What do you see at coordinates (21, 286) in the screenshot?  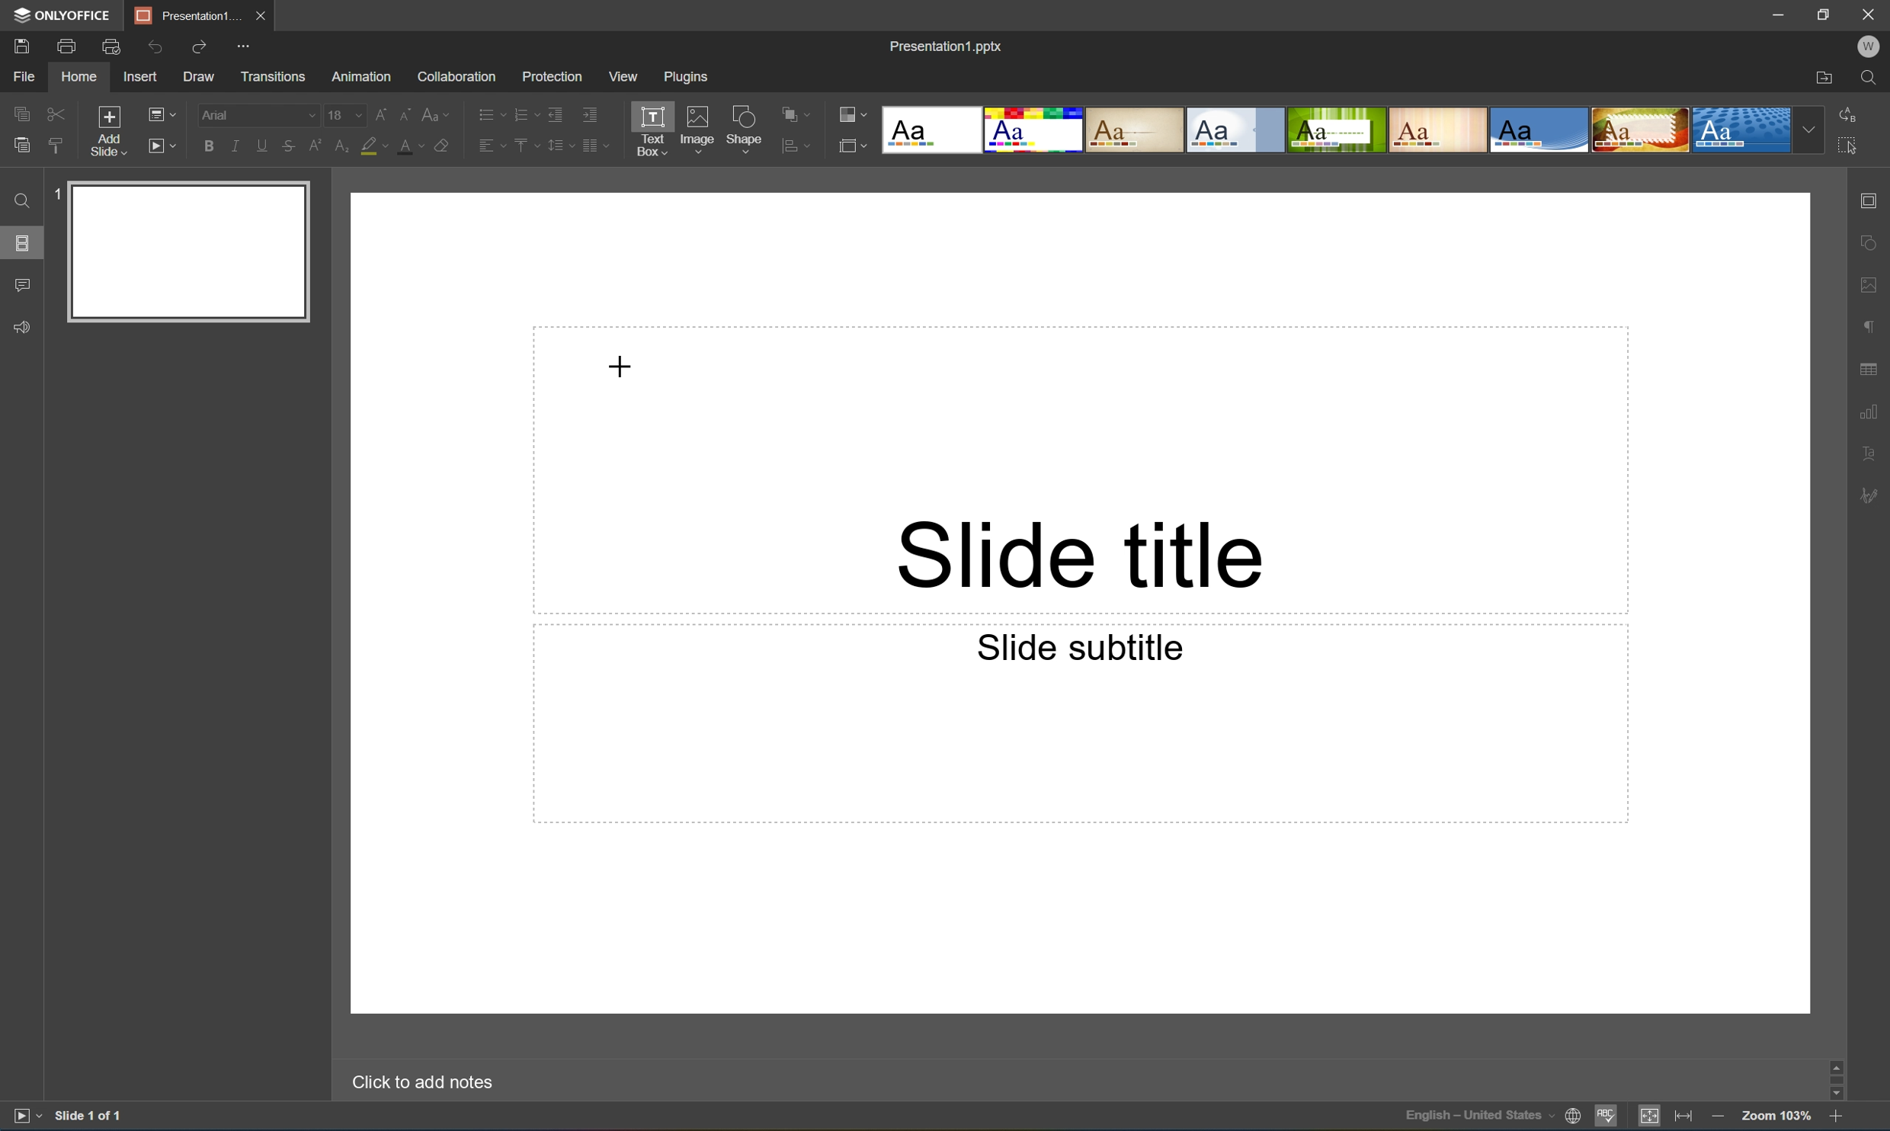 I see `Comments` at bounding box center [21, 286].